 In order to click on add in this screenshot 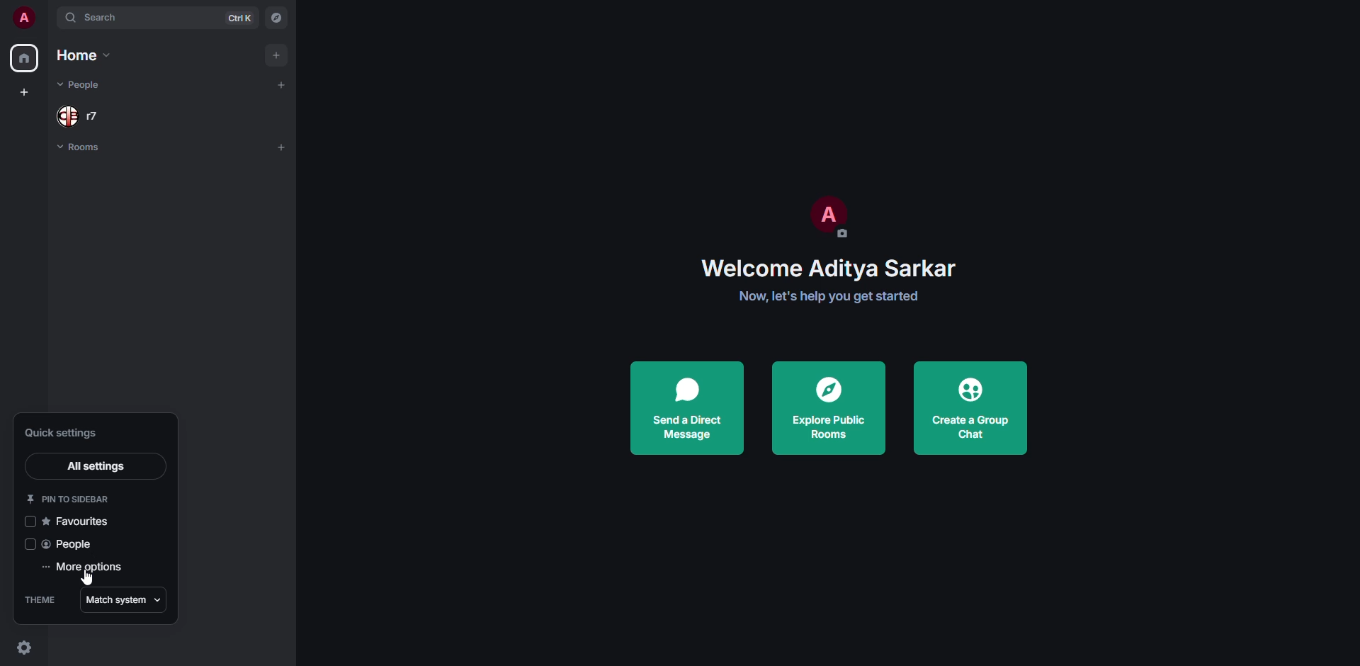, I will do `click(278, 55)`.